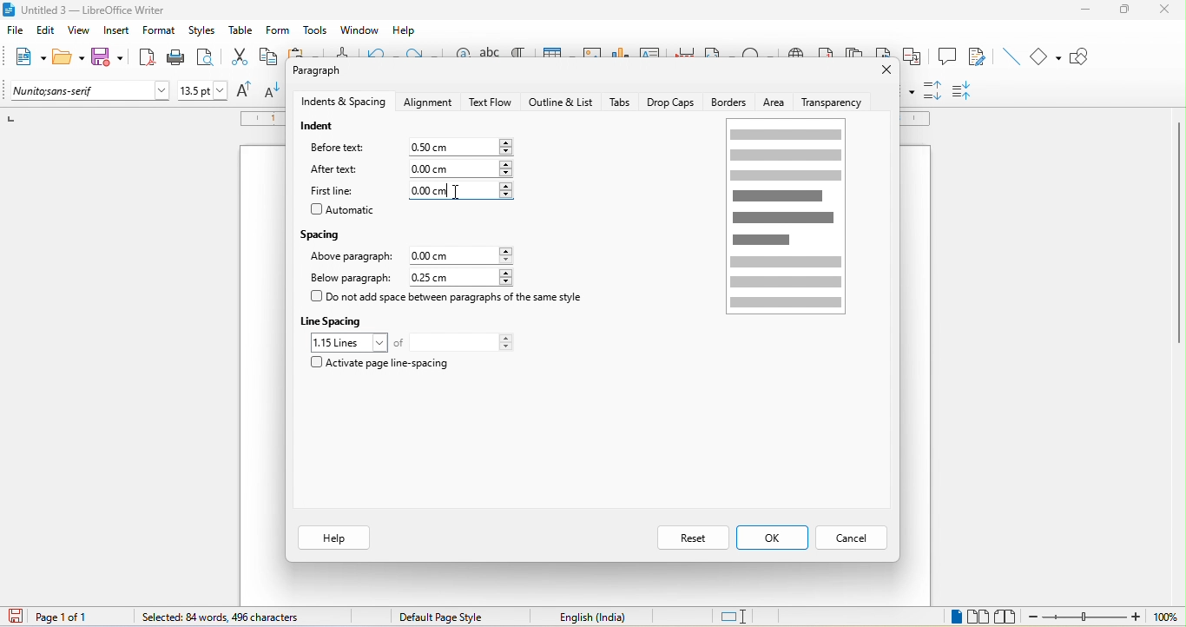 Image resolution: width=1186 pixels, height=627 pixels. What do you see at coordinates (18, 31) in the screenshot?
I see `file` at bounding box center [18, 31].